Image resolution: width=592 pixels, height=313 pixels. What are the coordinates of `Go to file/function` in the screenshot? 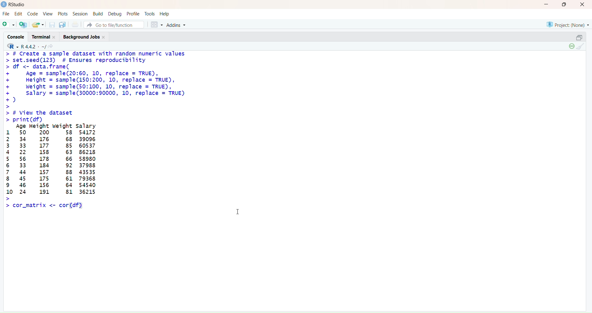 It's located at (113, 25).